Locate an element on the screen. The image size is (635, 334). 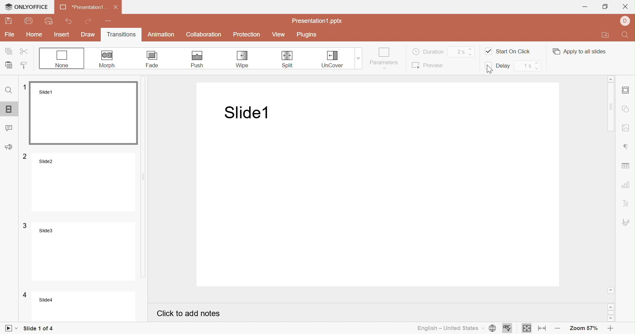
Close is located at coordinates (626, 6).